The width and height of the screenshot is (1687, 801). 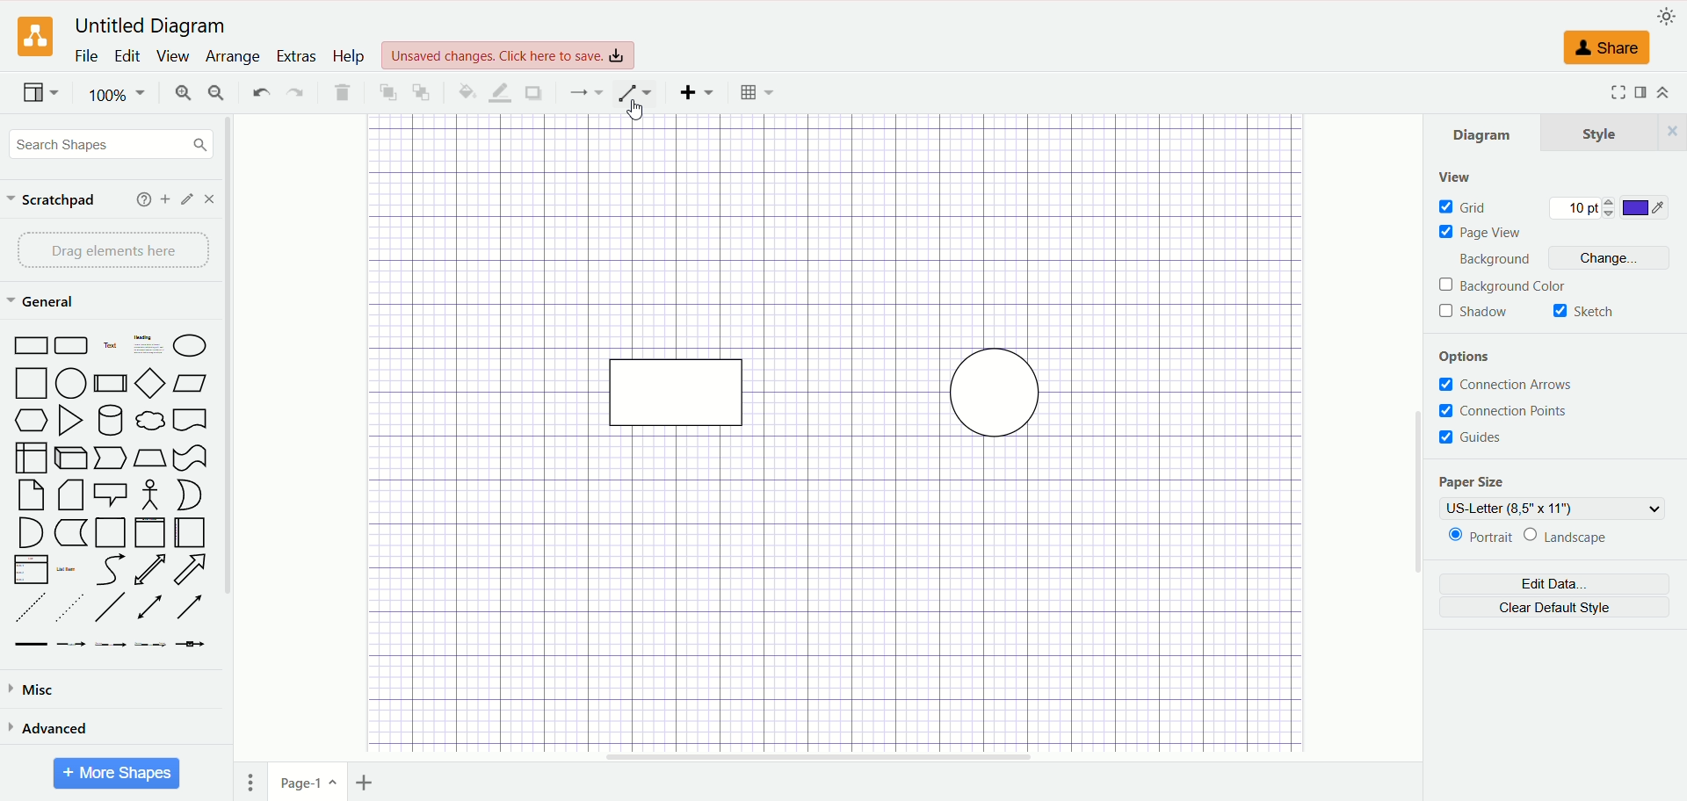 I want to click on insert page, so click(x=366, y=785).